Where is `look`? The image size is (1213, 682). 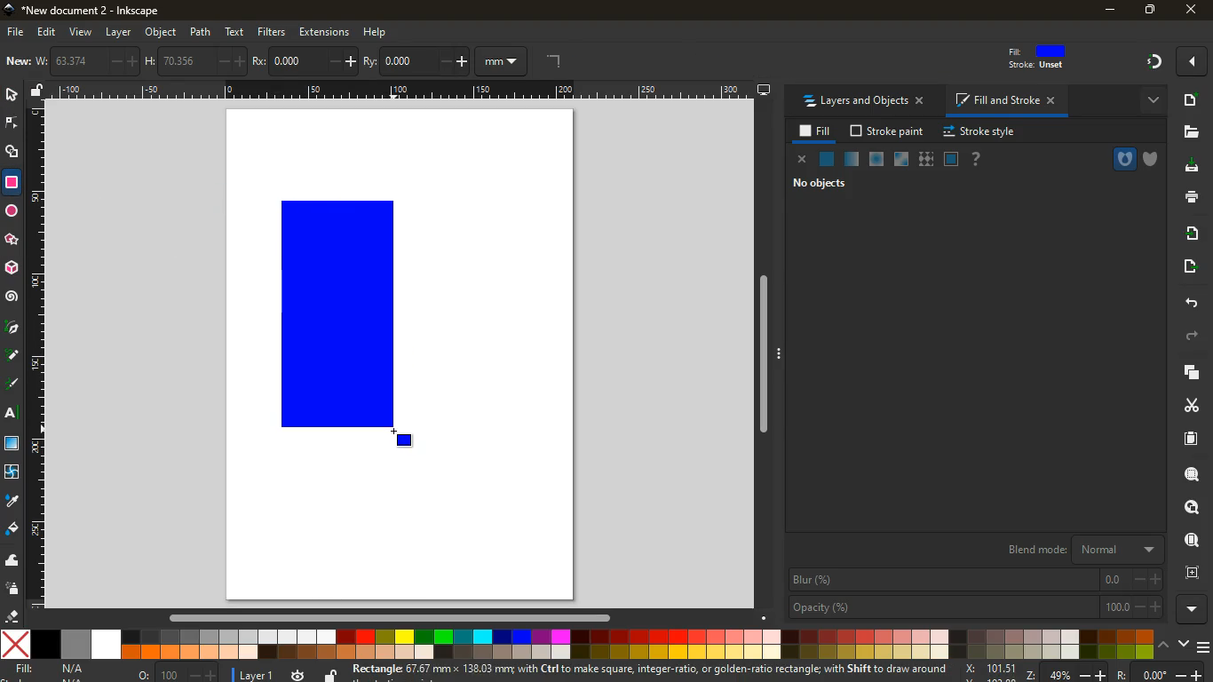 look is located at coordinates (1192, 506).